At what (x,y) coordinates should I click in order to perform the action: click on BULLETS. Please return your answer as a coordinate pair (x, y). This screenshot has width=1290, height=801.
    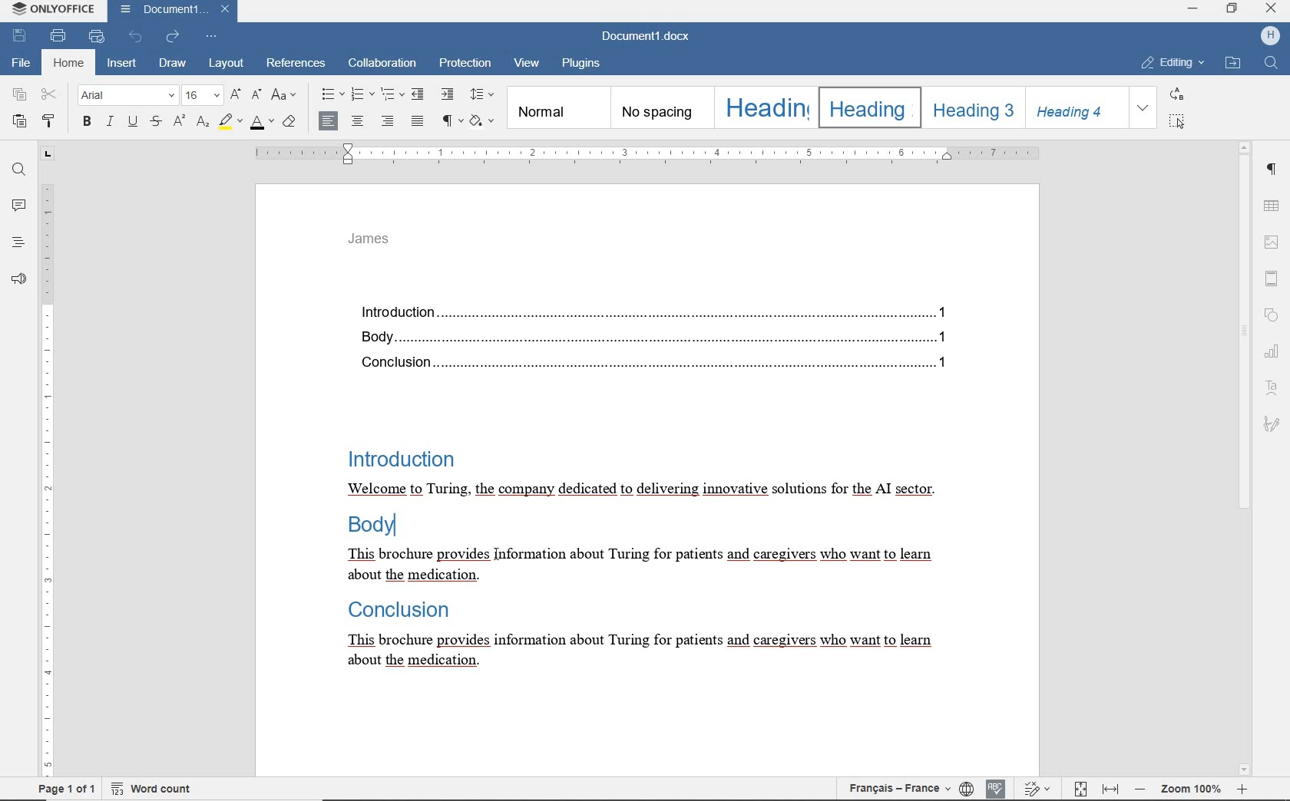
    Looking at the image, I should click on (331, 96).